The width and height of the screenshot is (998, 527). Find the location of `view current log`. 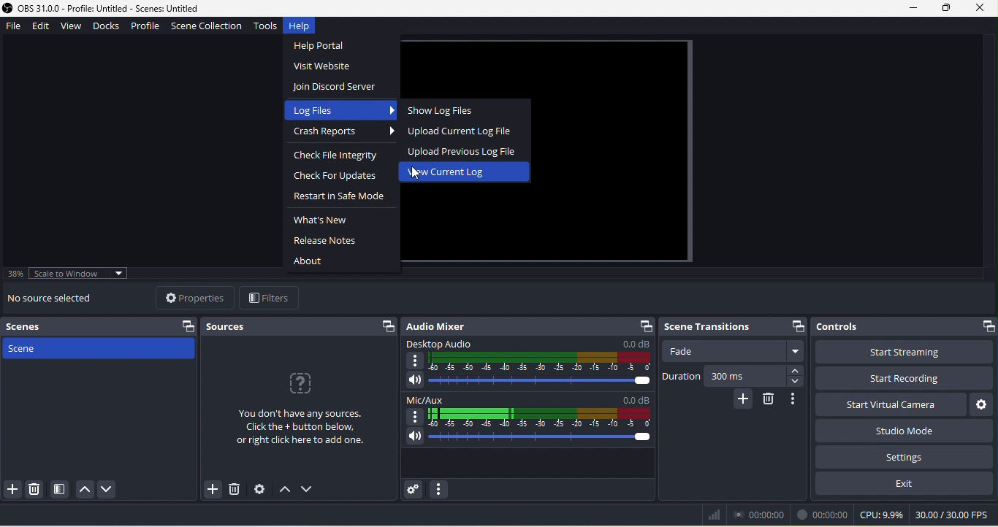

view current log is located at coordinates (451, 173).